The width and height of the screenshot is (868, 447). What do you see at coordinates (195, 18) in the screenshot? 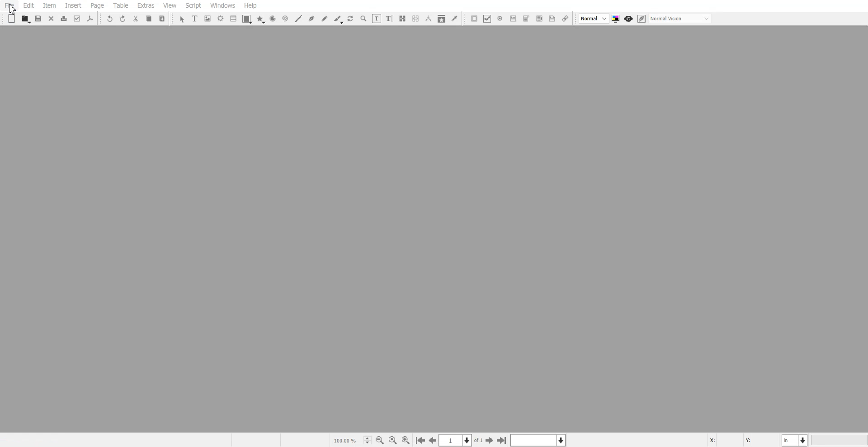
I see `Text Frame` at bounding box center [195, 18].